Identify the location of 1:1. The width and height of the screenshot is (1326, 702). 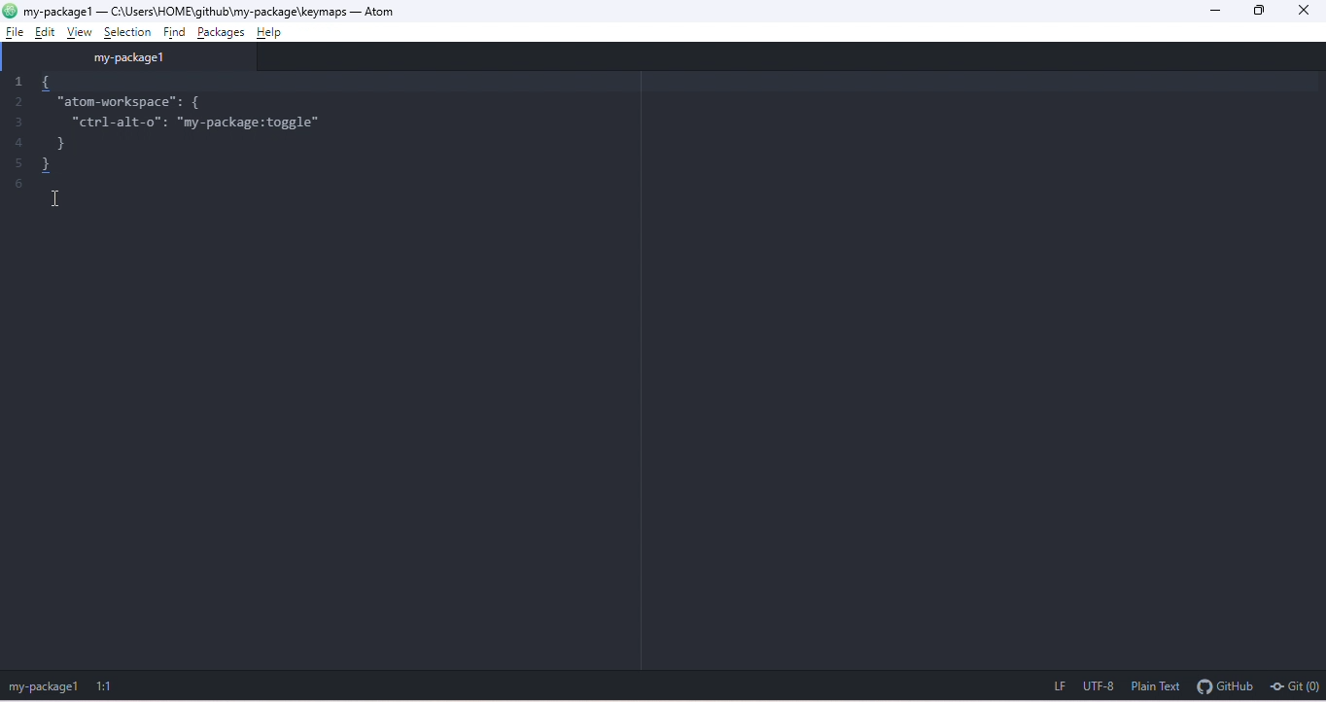
(121, 684).